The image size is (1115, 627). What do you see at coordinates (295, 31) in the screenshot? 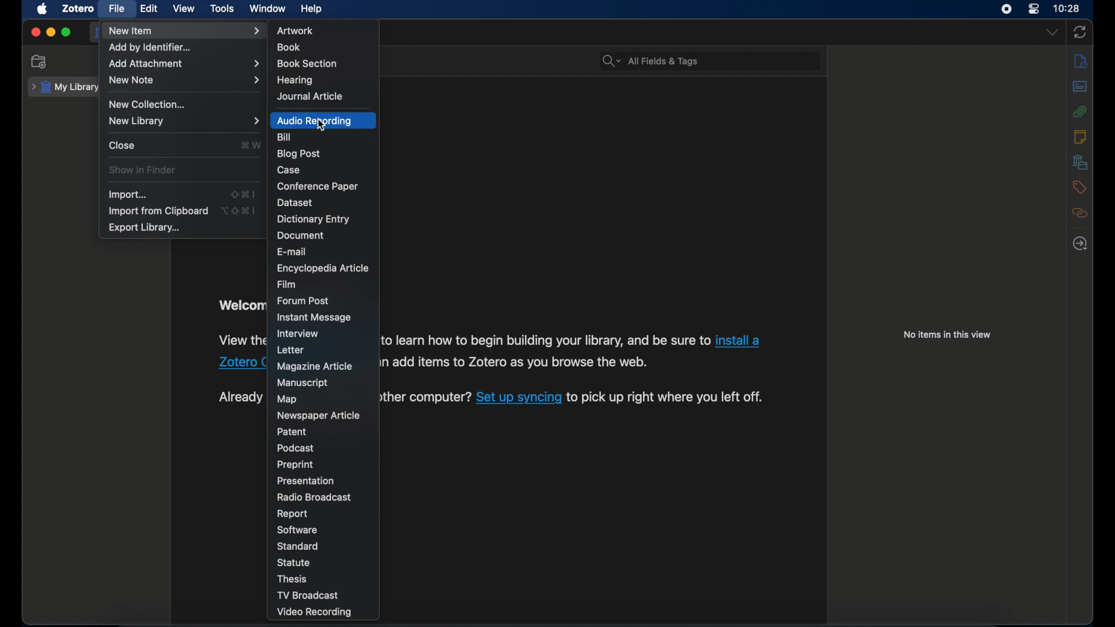
I see `artwork` at bounding box center [295, 31].